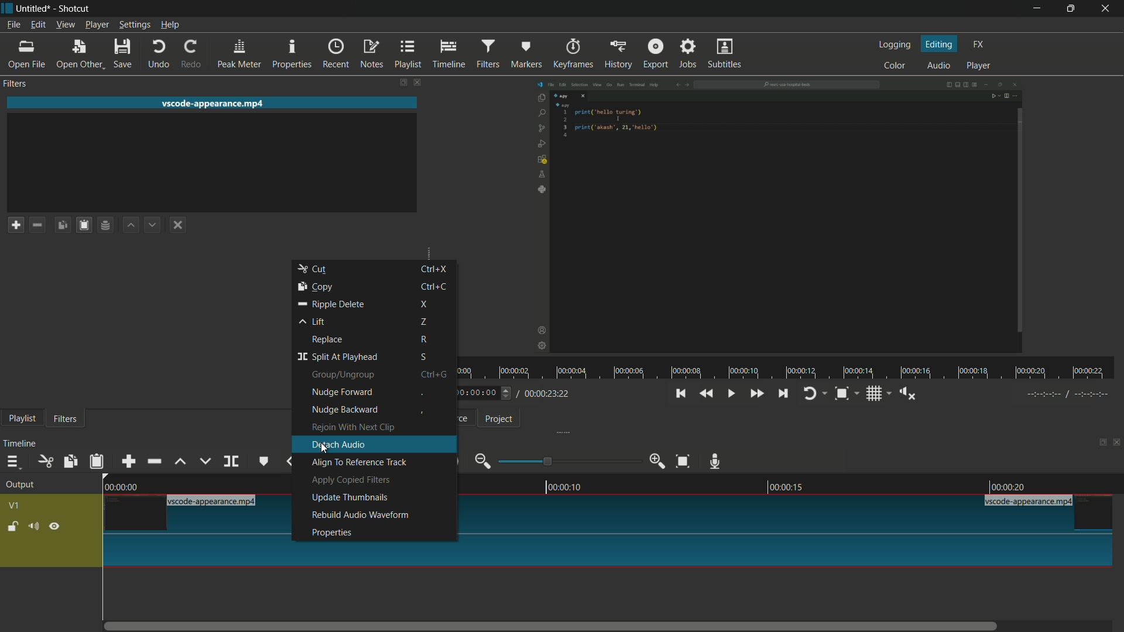  I want to click on change layout, so click(1099, 441).